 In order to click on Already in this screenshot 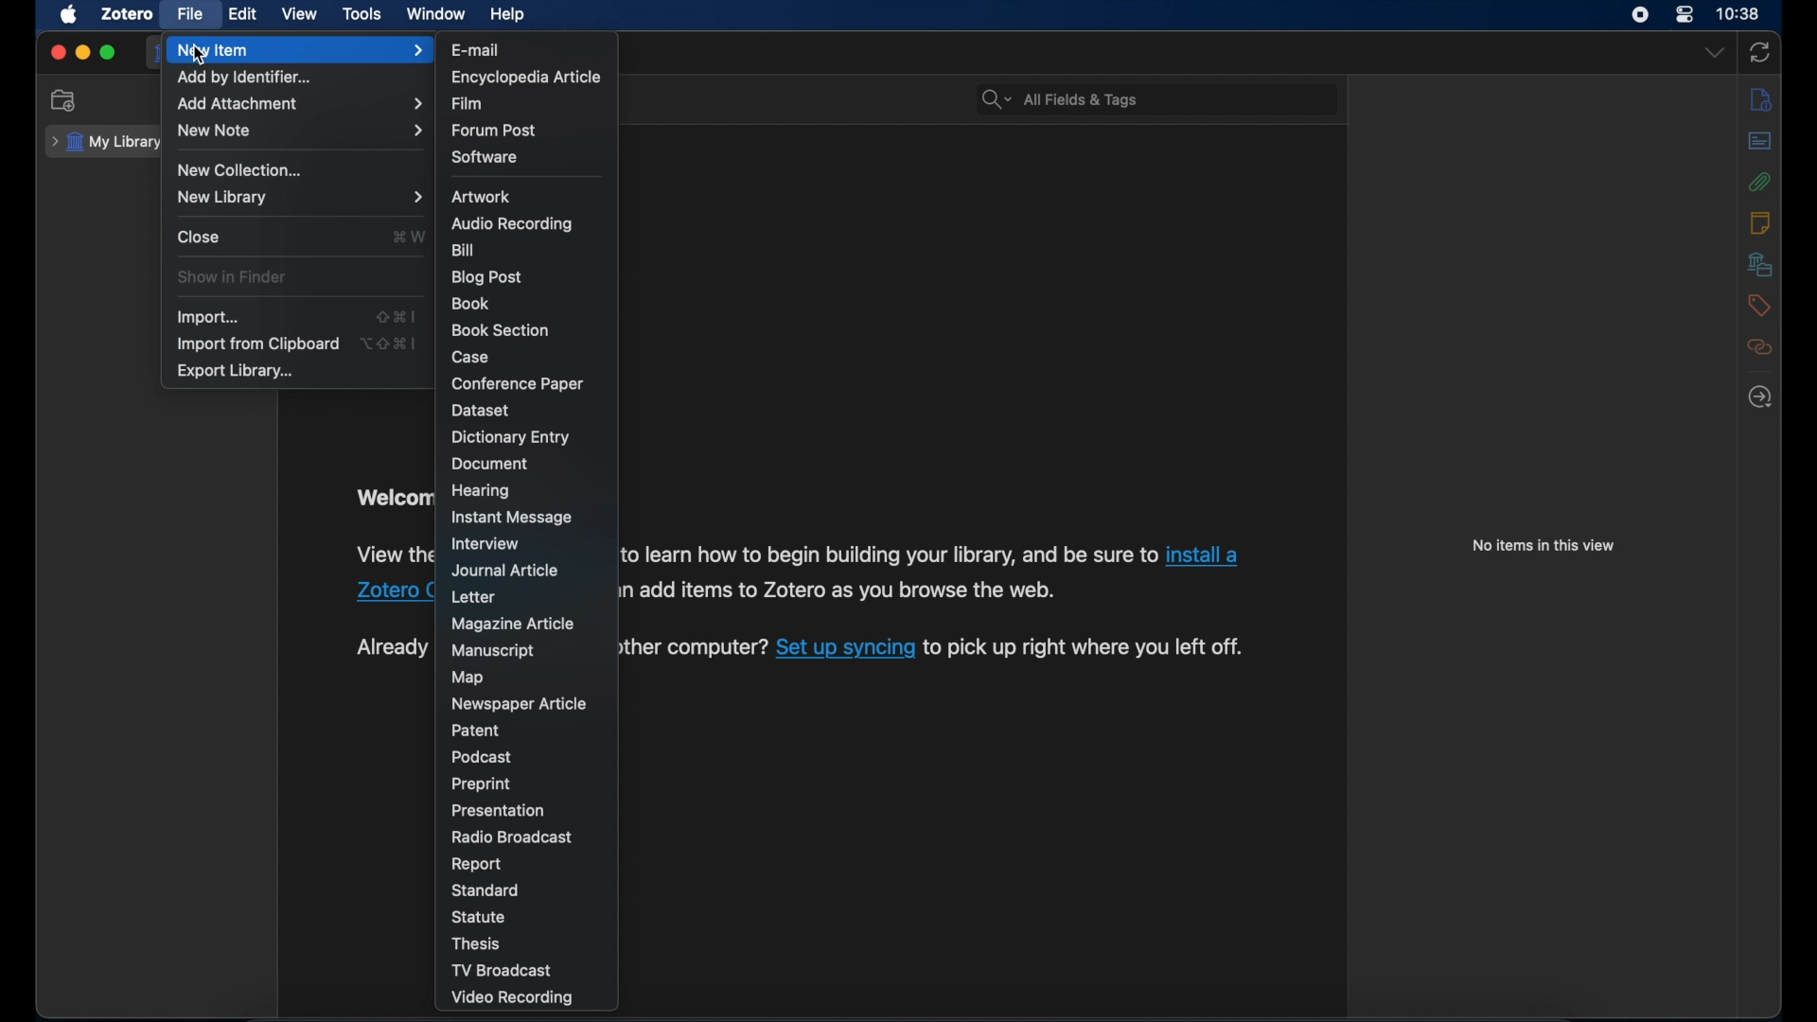, I will do `click(391, 648)`.